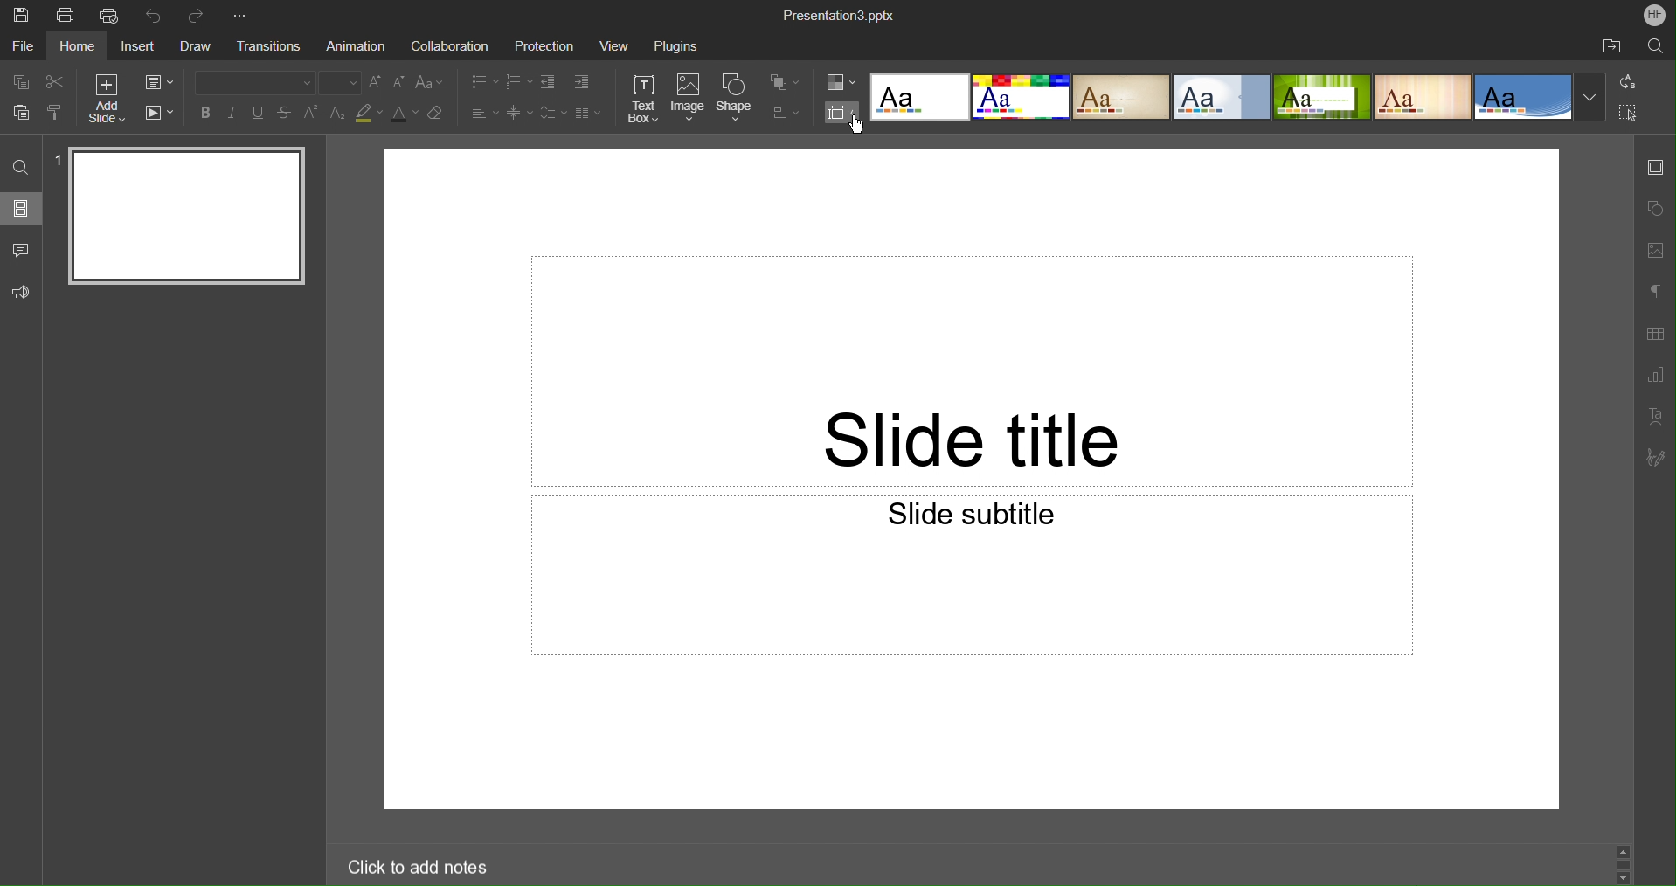  What do you see at coordinates (1655, 15) in the screenshot?
I see `Account` at bounding box center [1655, 15].